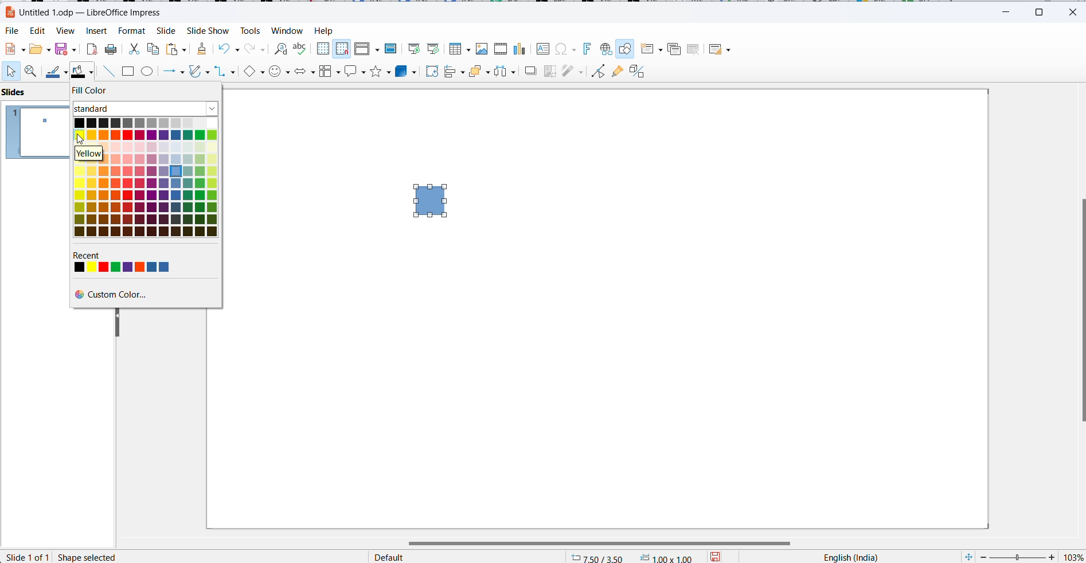 Image resolution: width=1086 pixels, height=563 pixels. What do you see at coordinates (588, 48) in the screenshot?
I see `Insert font work text` at bounding box center [588, 48].